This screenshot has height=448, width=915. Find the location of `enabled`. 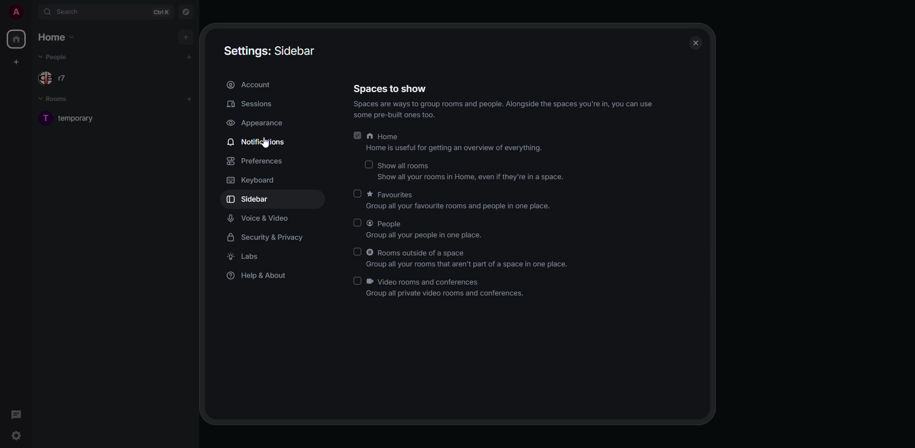

enabled is located at coordinates (356, 136).